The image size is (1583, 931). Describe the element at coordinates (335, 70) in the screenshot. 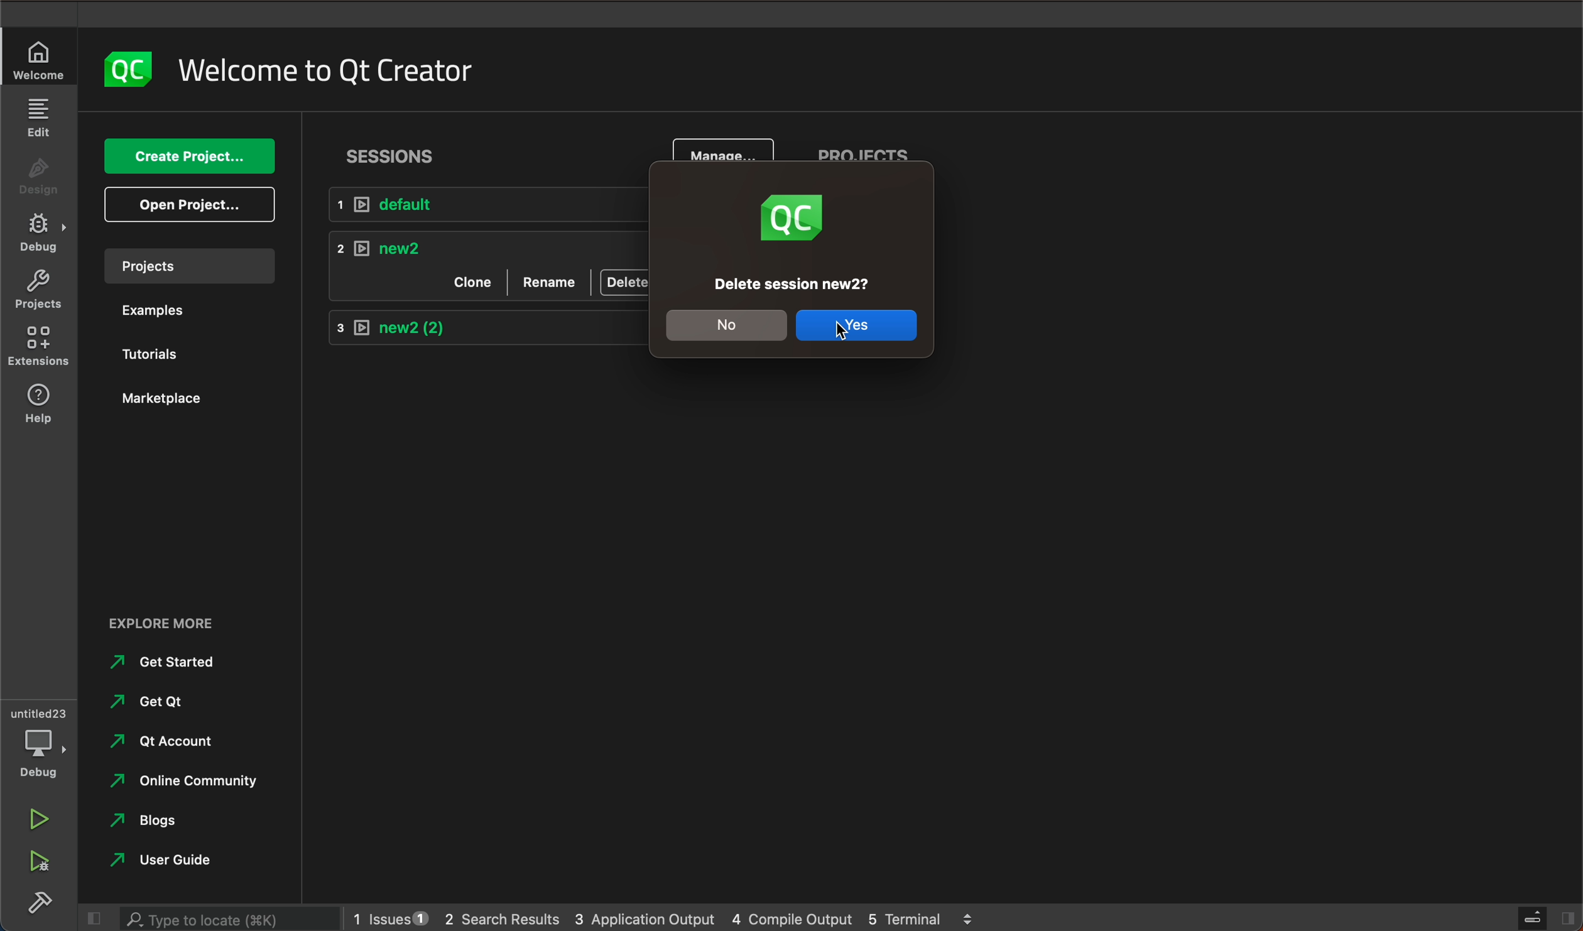

I see `welcome` at that location.